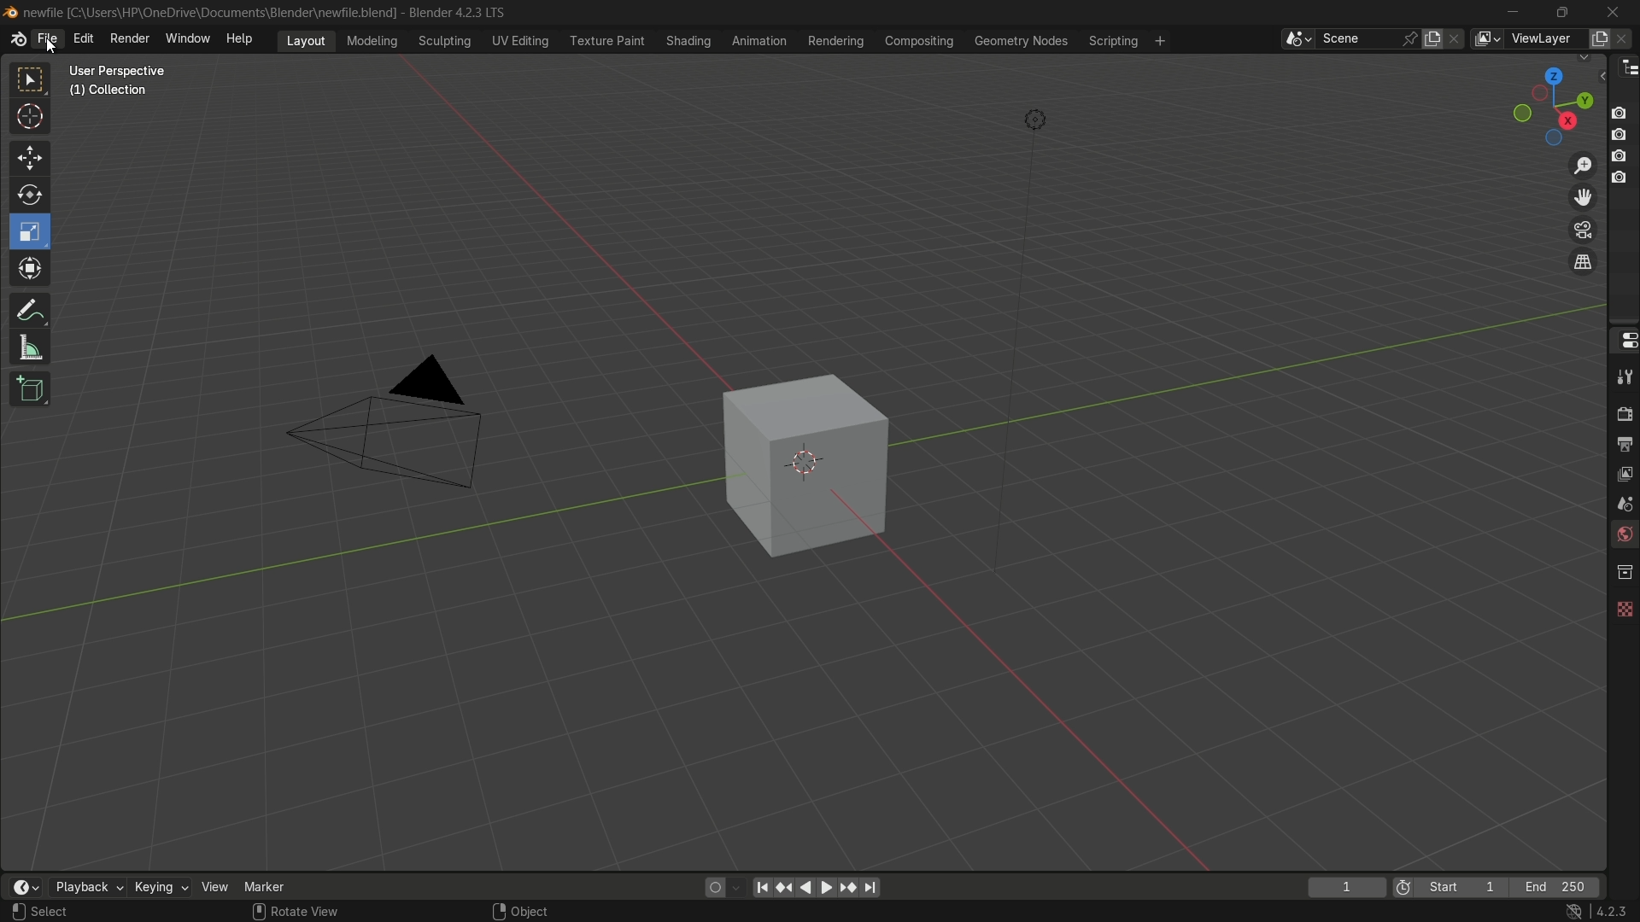 This screenshot has width=1640, height=922. What do you see at coordinates (32, 231) in the screenshot?
I see `scale` at bounding box center [32, 231].